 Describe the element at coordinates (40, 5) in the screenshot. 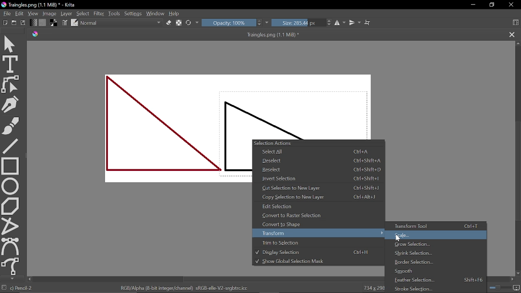

I see `Traingles.png (1.1 MiB) * - Krita` at that location.